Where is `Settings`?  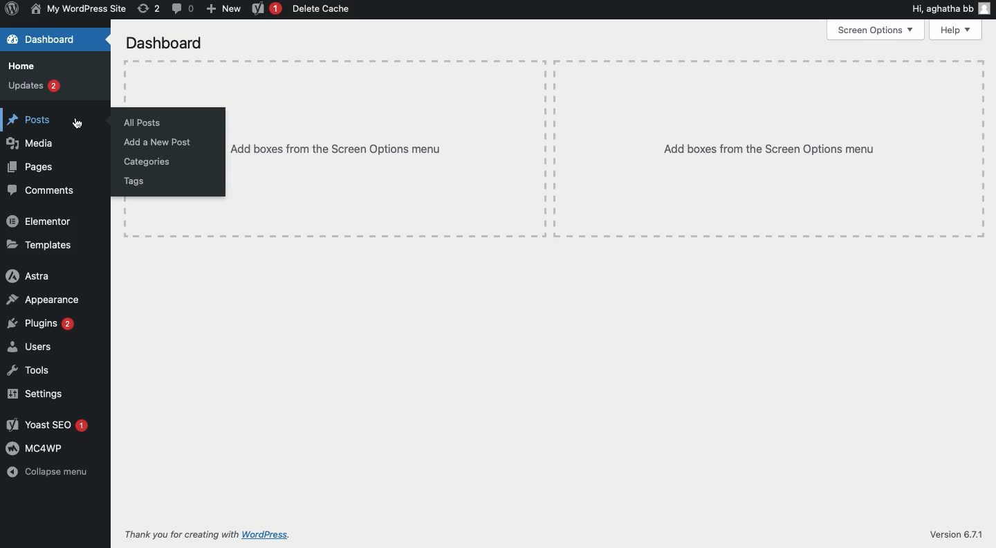
Settings is located at coordinates (35, 393).